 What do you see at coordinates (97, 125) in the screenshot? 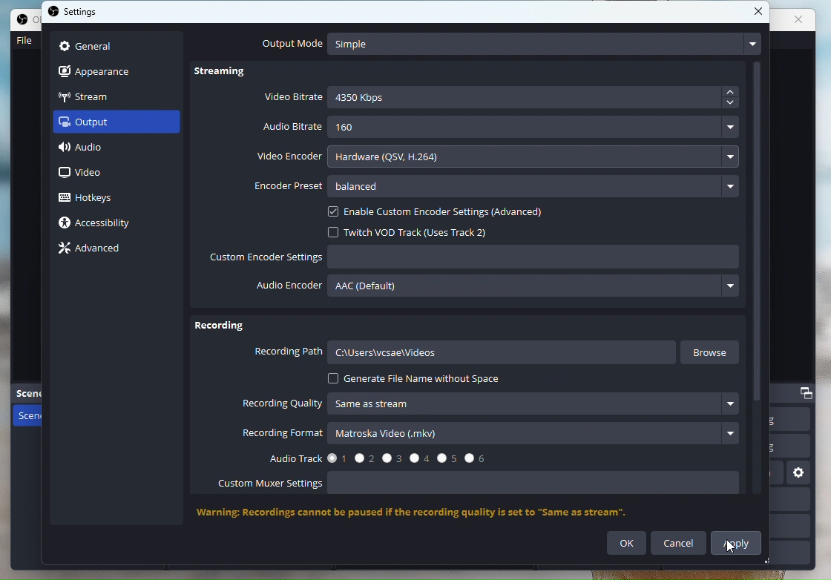
I see `output` at bounding box center [97, 125].